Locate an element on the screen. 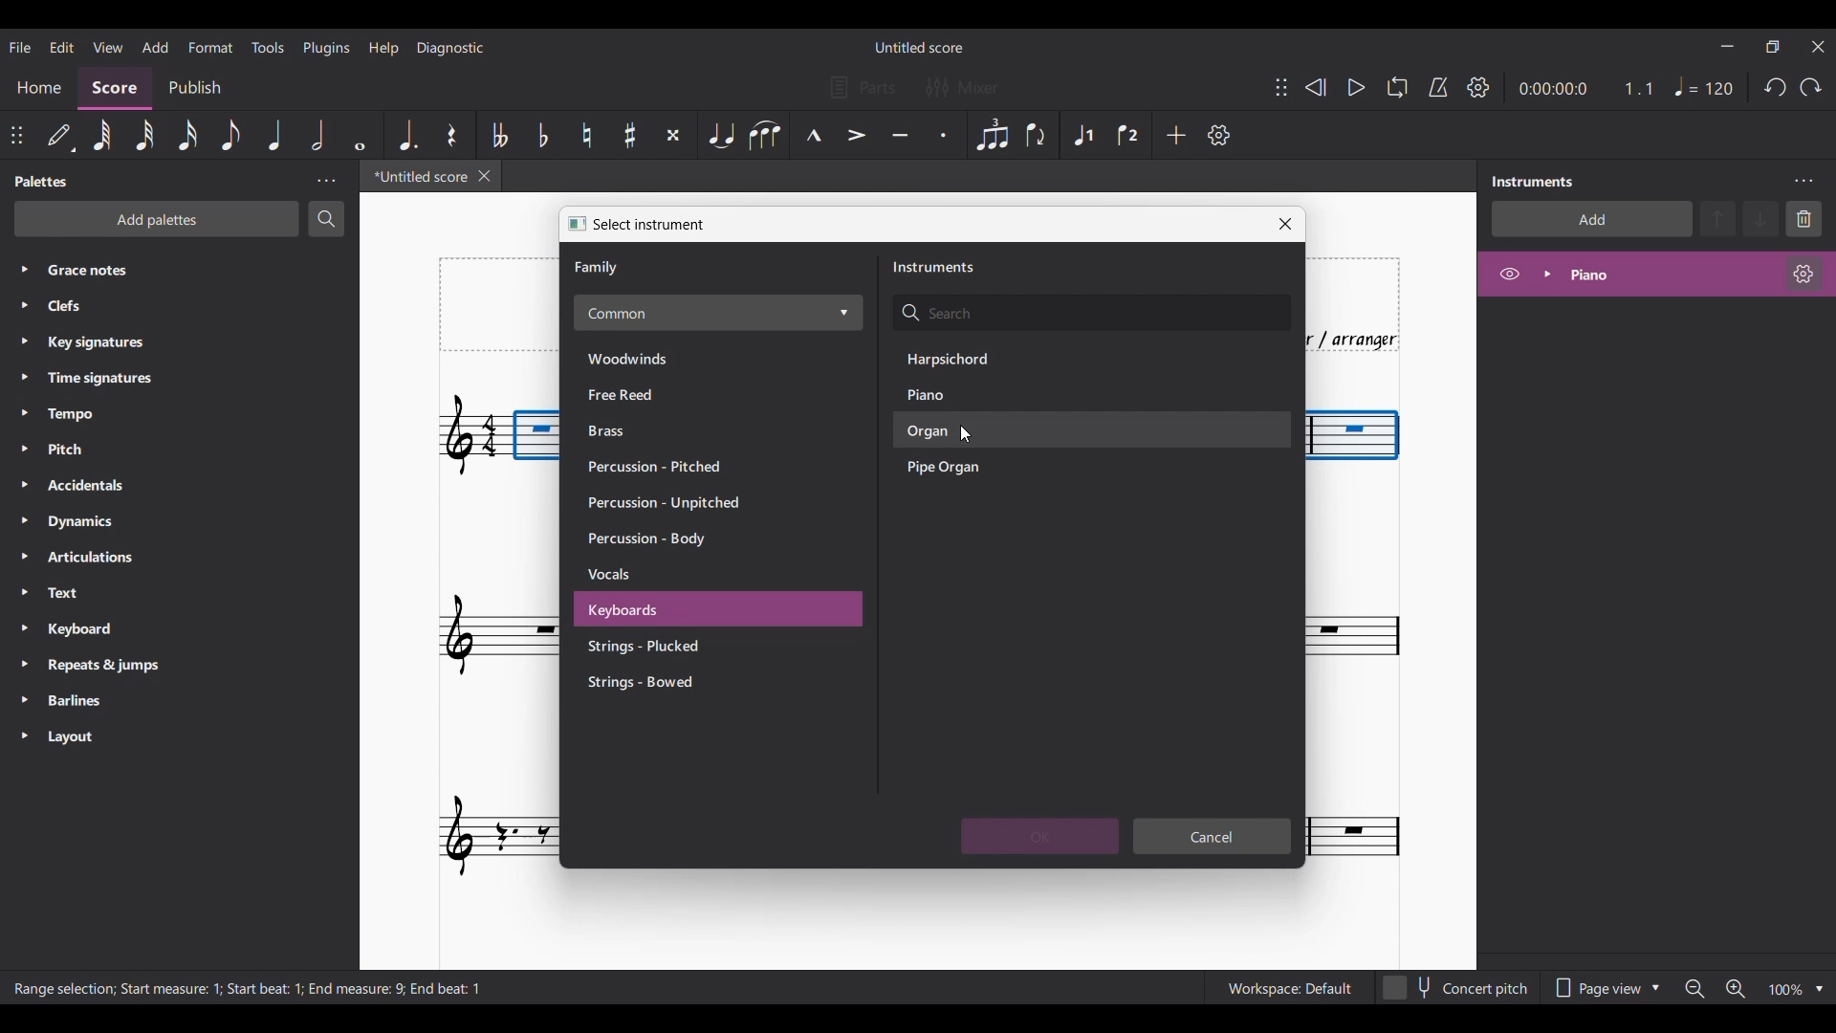 The image size is (1836, 1033). Highlighted due to current selection is located at coordinates (1084, 135).